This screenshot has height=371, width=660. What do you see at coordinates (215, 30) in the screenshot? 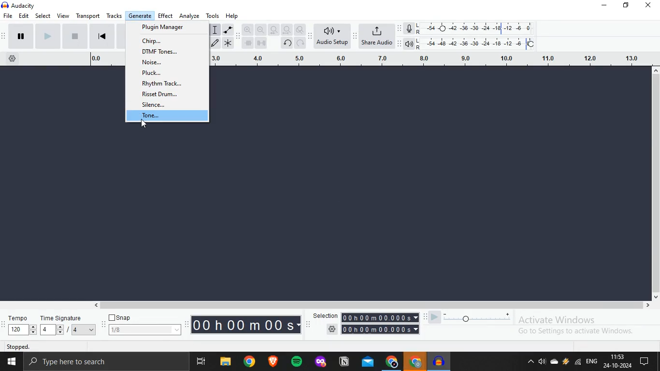
I see `Typing` at bounding box center [215, 30].